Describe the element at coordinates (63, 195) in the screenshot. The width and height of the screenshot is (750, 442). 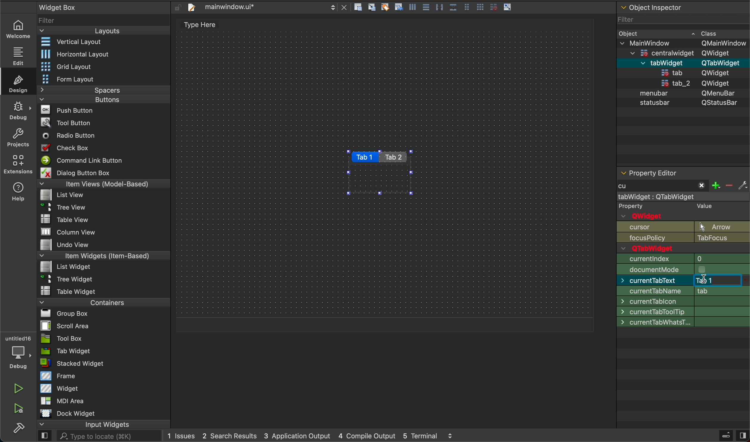
I see ` list View` at that location.